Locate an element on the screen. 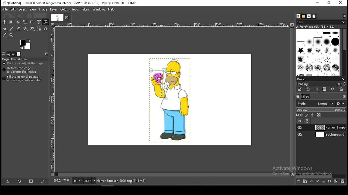 This screenshot has width=348, height=195. lock alpha channel is located at coordinates (319, 115).